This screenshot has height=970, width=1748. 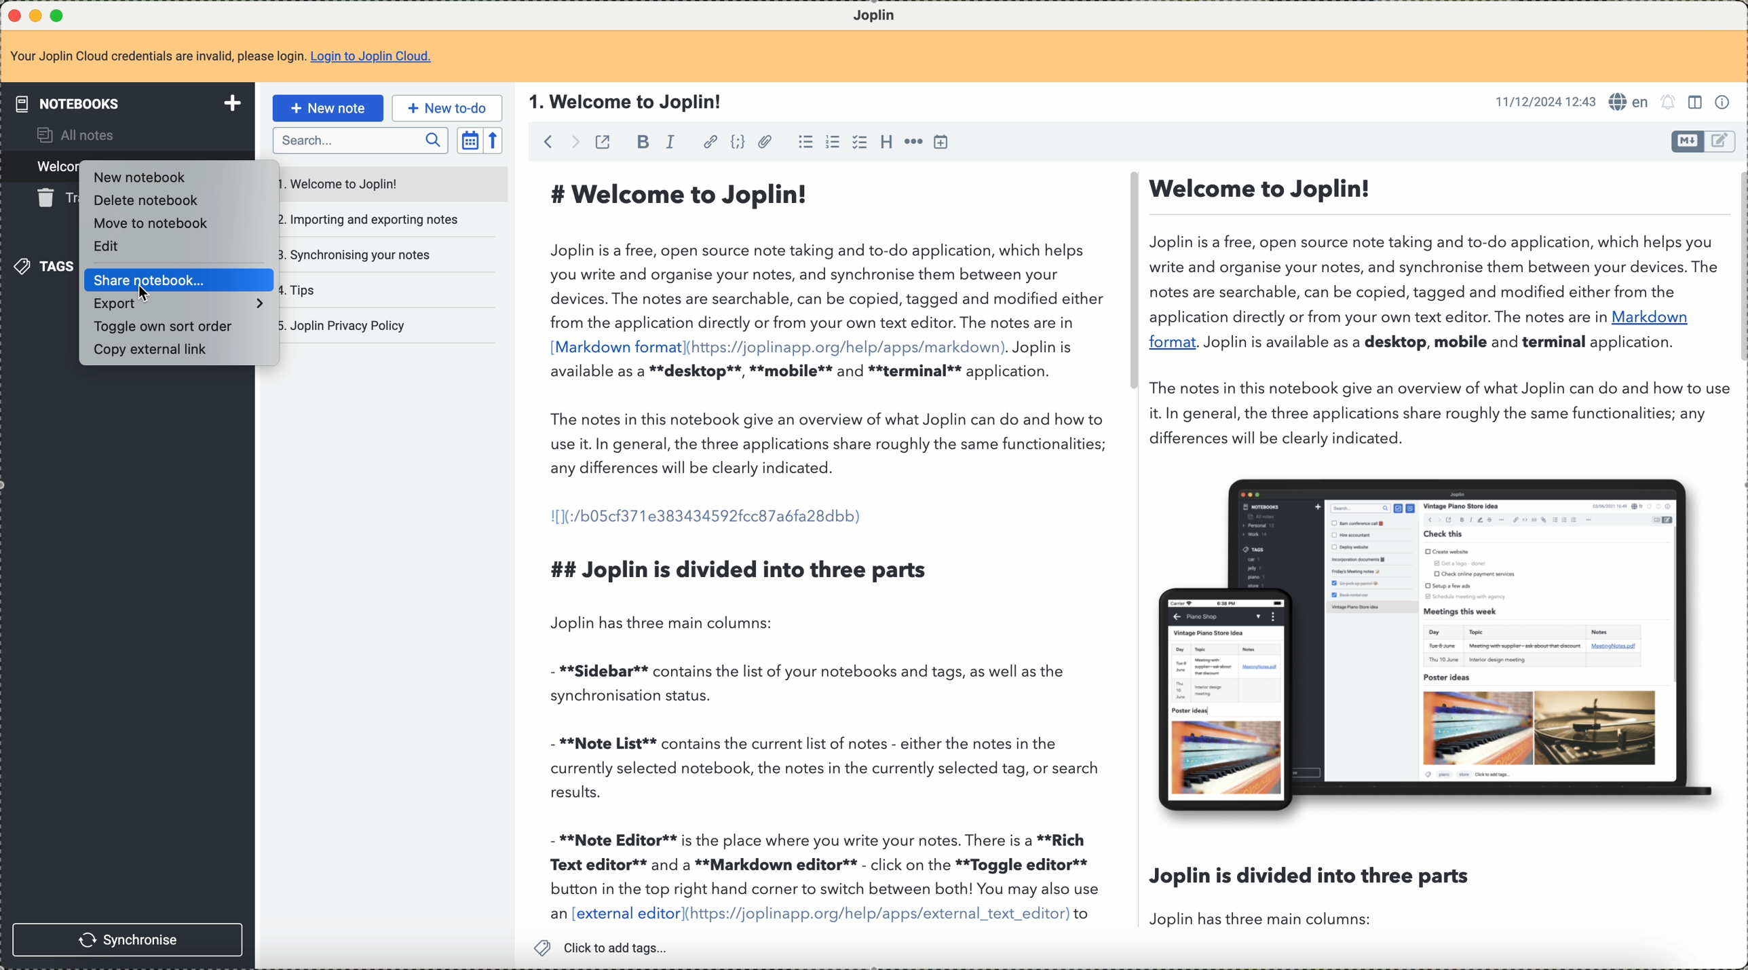 What do you see at coordinates (307, 288) in the screenshot?
I see `tips` at bounding box center [307, 288].